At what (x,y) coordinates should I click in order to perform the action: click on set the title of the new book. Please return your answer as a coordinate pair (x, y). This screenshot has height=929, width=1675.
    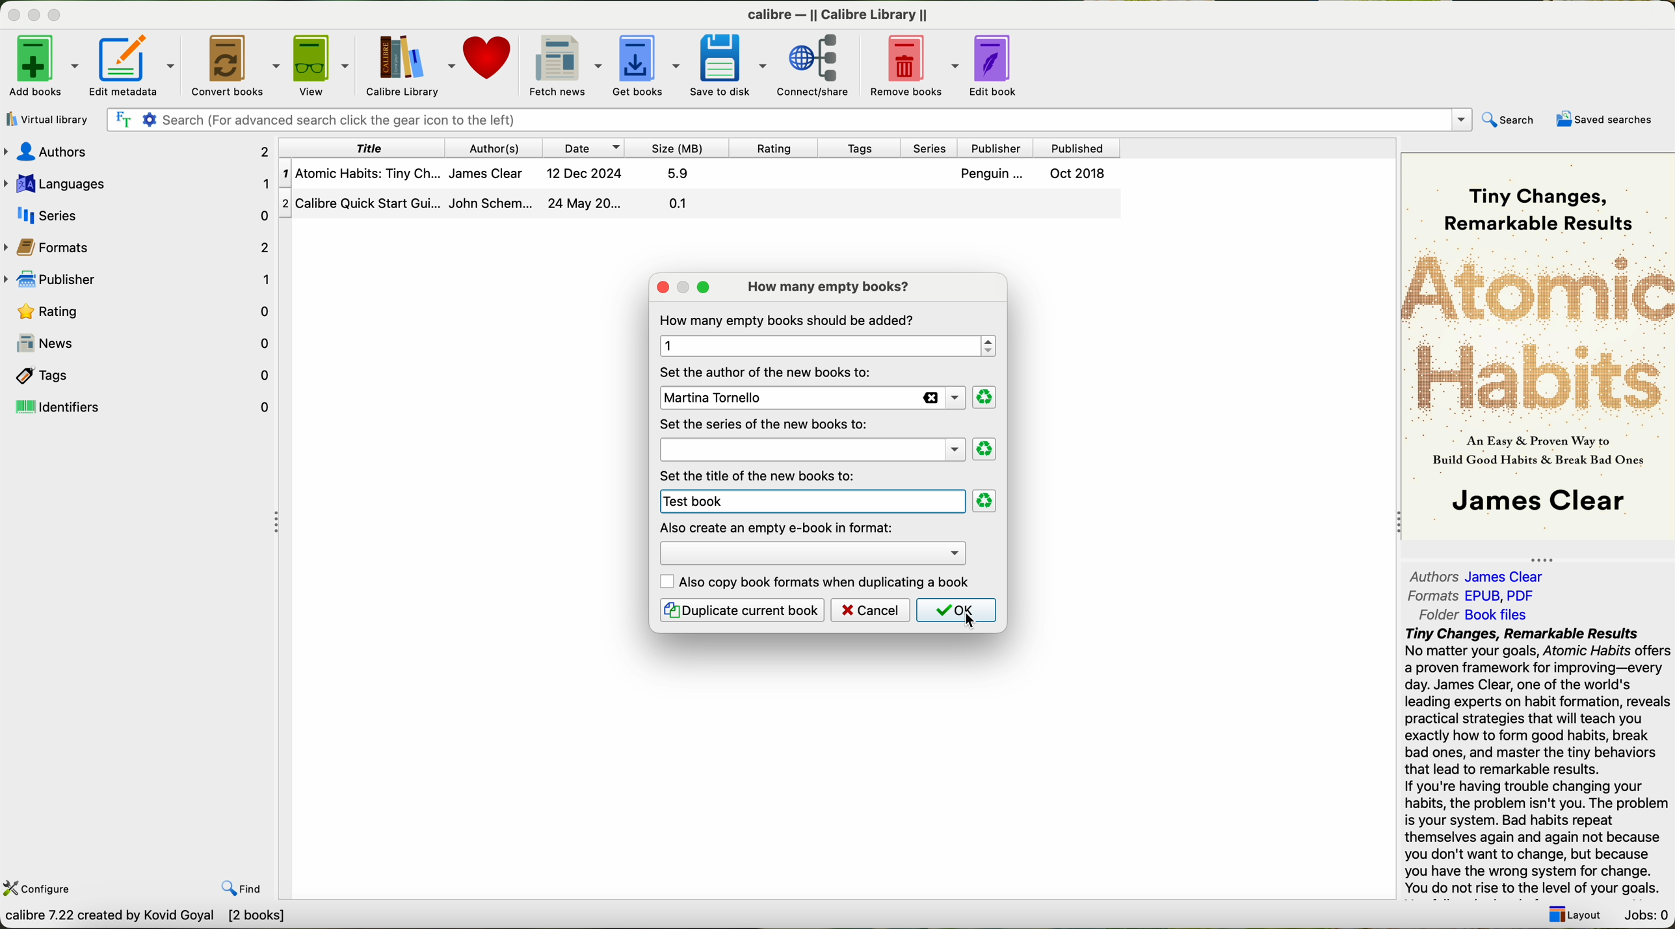
    Looking at the image, I should click on (762, 475).